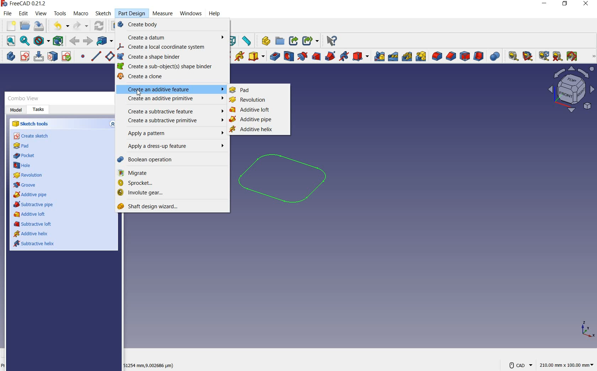 The image size is (597, 371). I want to click on create a shape binder, so click(170, 57).